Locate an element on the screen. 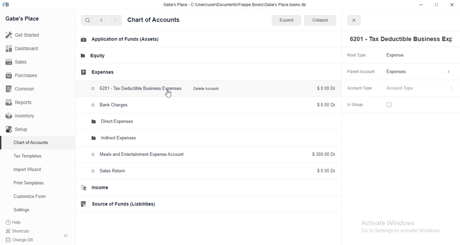 This screenshot has height=245, width=460. Expense is located at coordinates (396, 54).